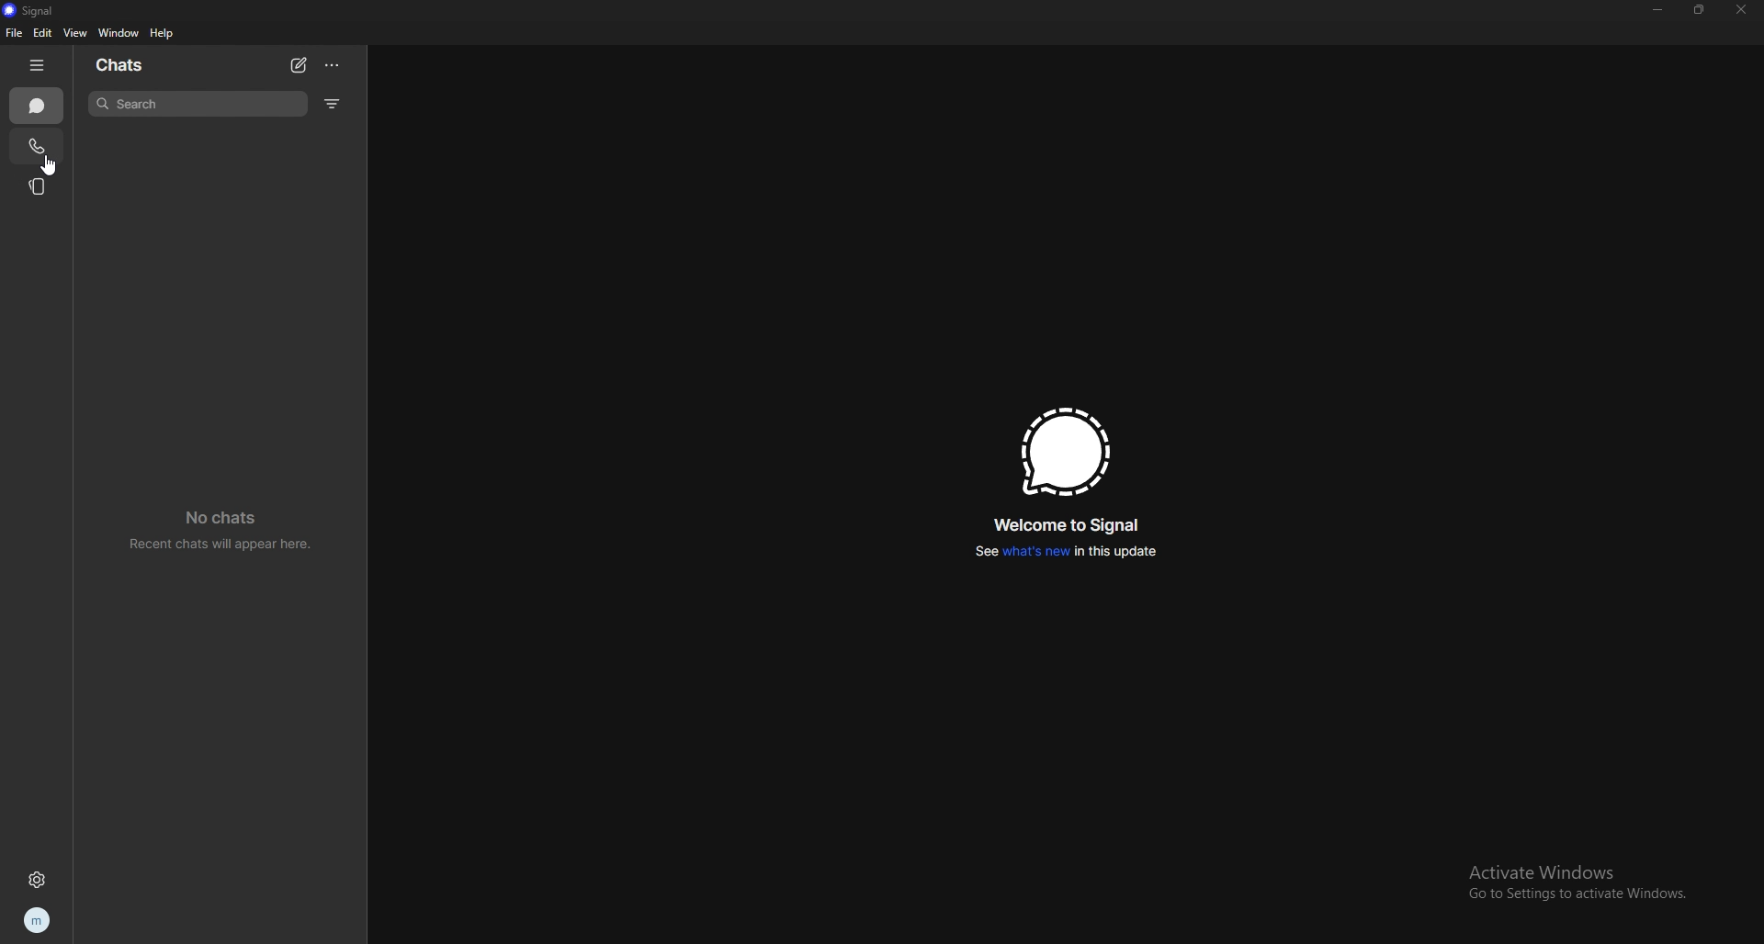  I want to click on chats, so click(36, 105).